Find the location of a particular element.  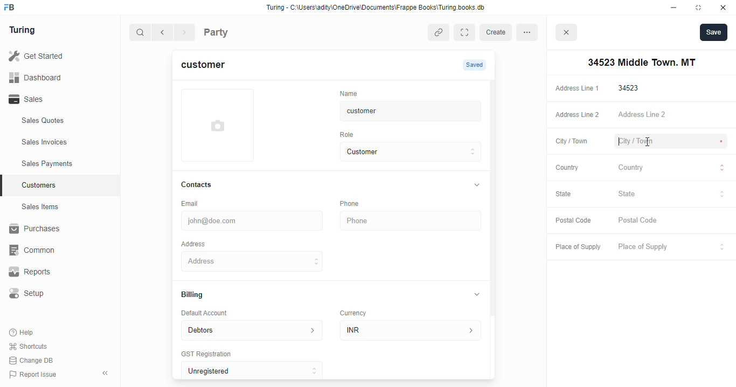

customer is located at coordinates (402, 111).